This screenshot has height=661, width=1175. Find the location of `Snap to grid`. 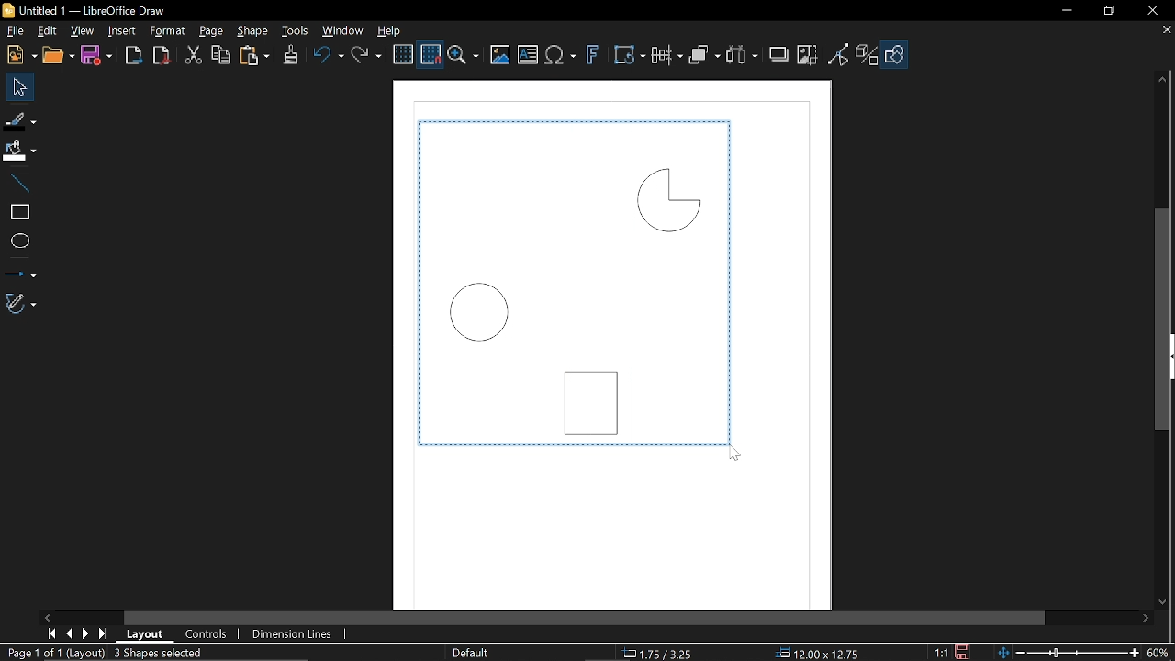

Snap to grid is located at coordinates (431, 54).